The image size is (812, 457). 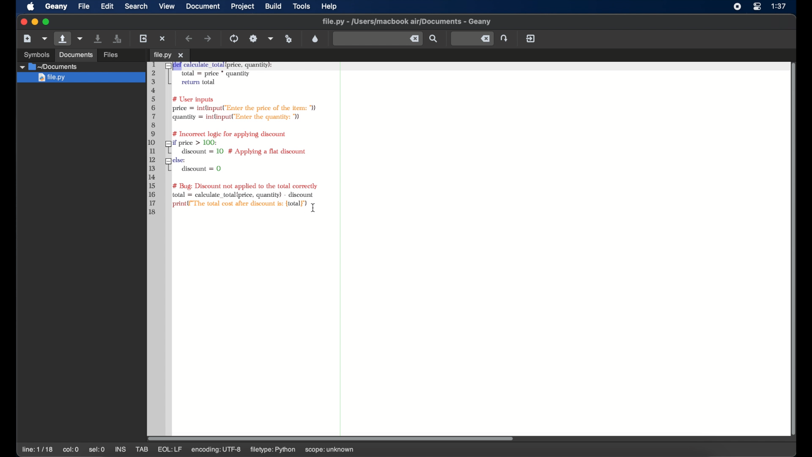 I want to click on encoding: utf-8, so click(x=219, y=450).